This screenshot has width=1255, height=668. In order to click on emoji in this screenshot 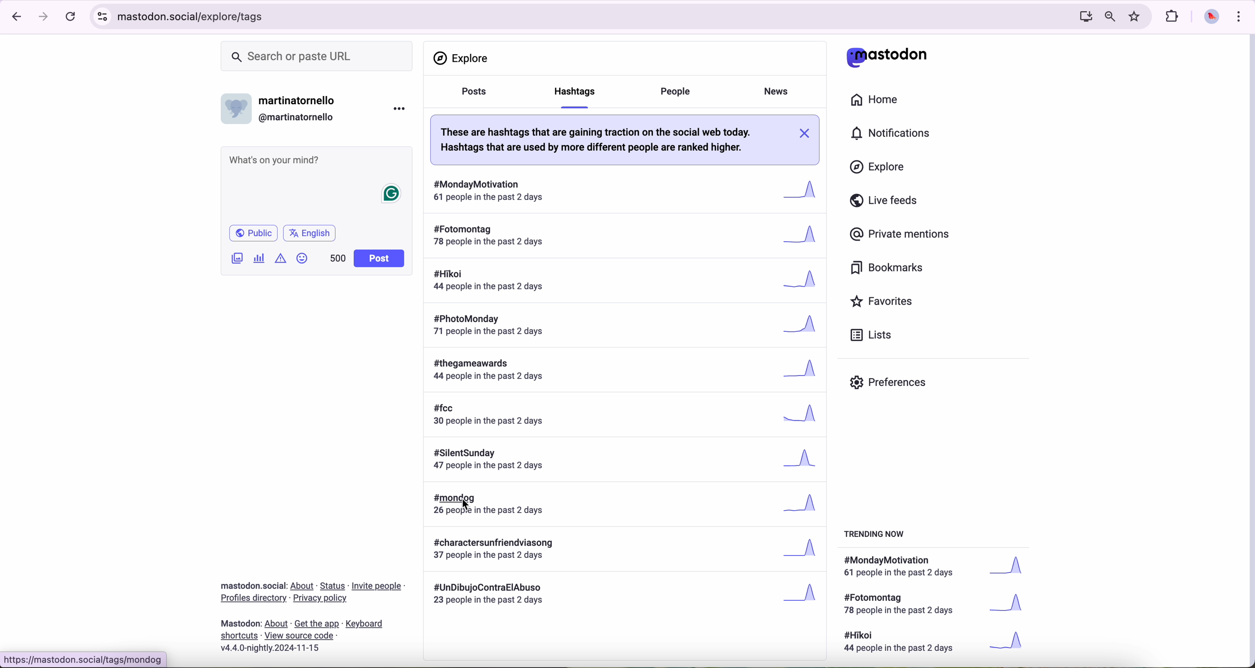, I will do `click(303, 260)`.